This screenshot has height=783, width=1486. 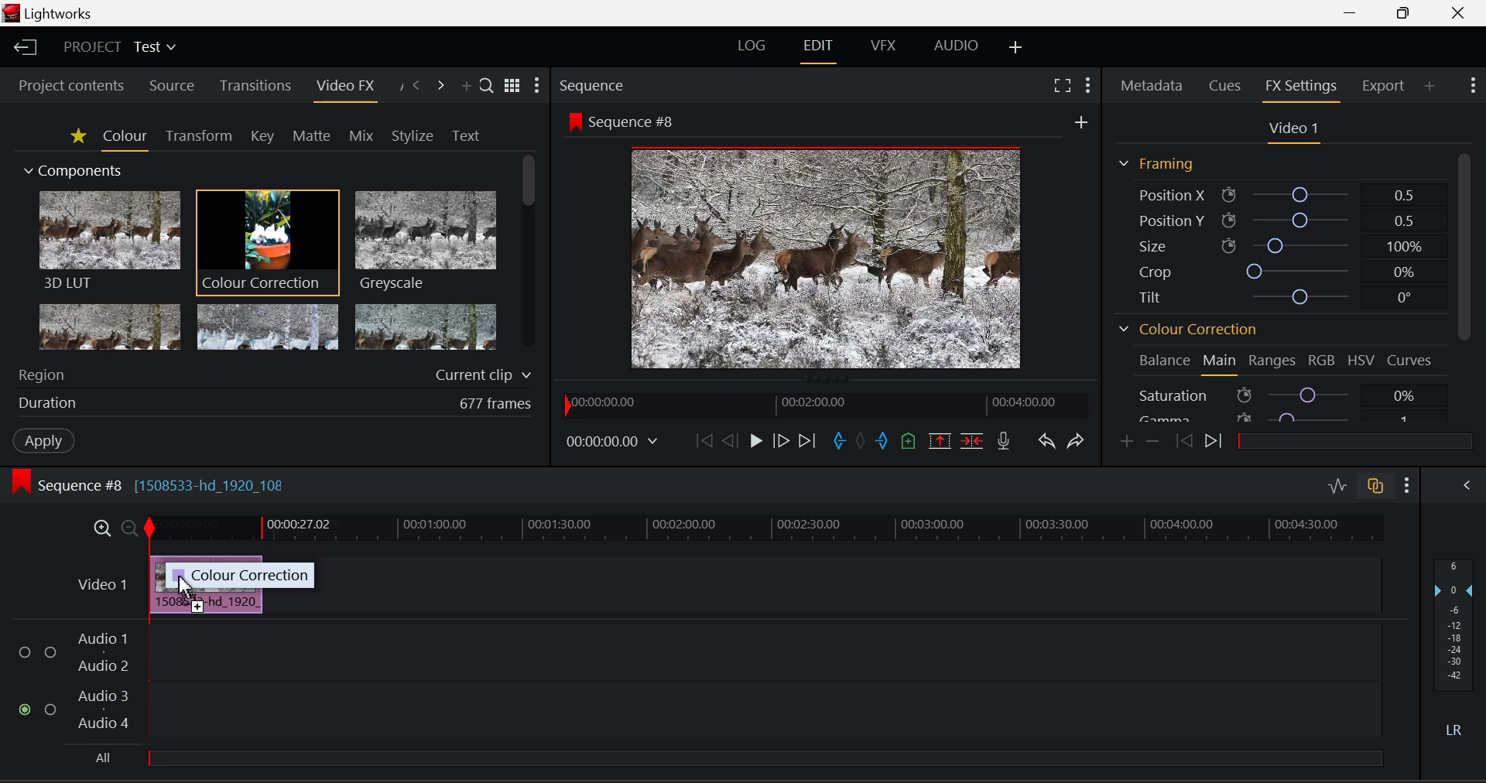 I want to click on Apply, so click(x=46, y=440).